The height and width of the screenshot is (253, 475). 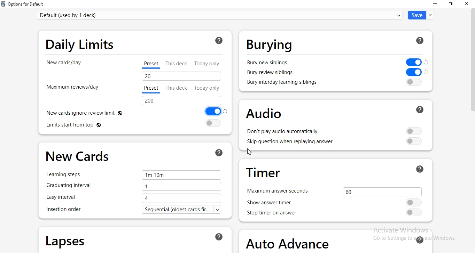 What do you see at coordinates (283, 83) in the screenshot?
I see `bury interday learning siblings` at bounding box center [283, 83].